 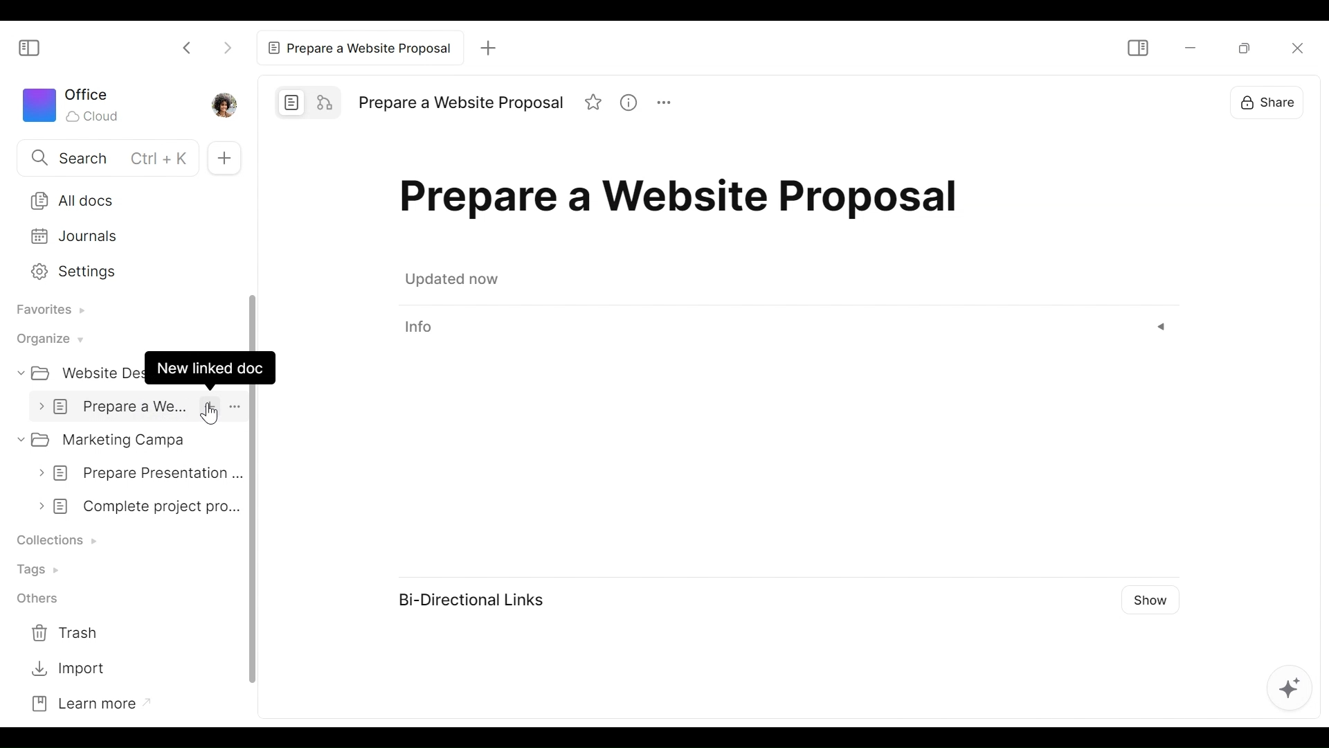 What do you see at coordinates (64, 630) in the screenshot?
I see `Trash` at bounding box center [64, 630].